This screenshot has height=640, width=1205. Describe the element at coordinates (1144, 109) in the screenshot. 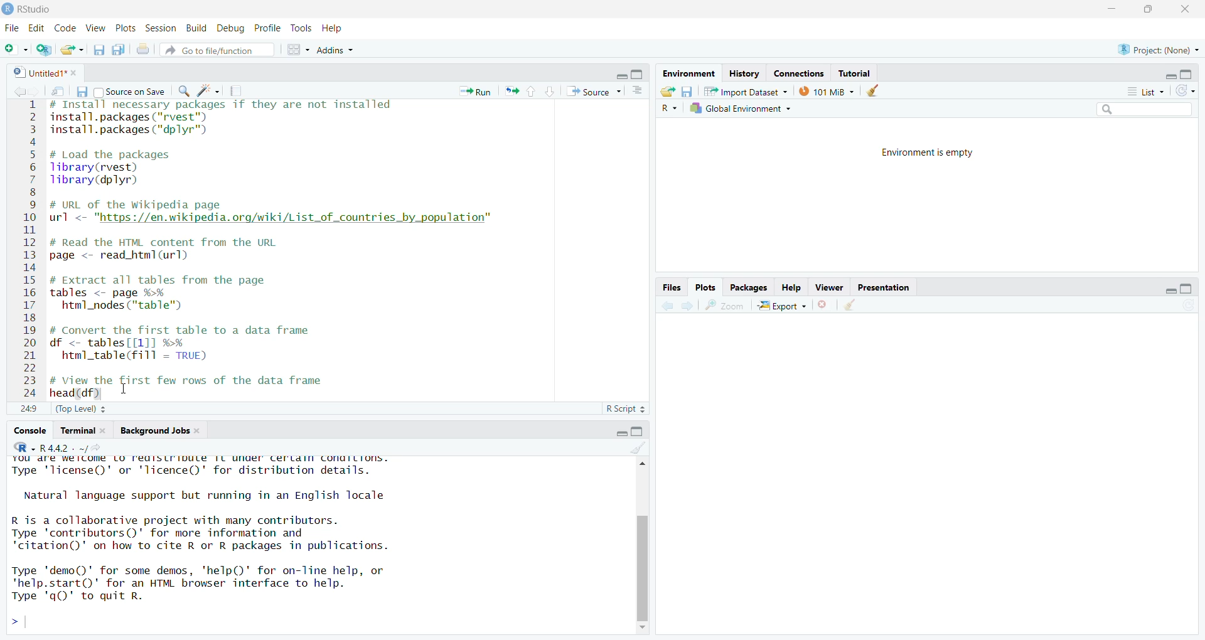

I see `search bar` at that location.